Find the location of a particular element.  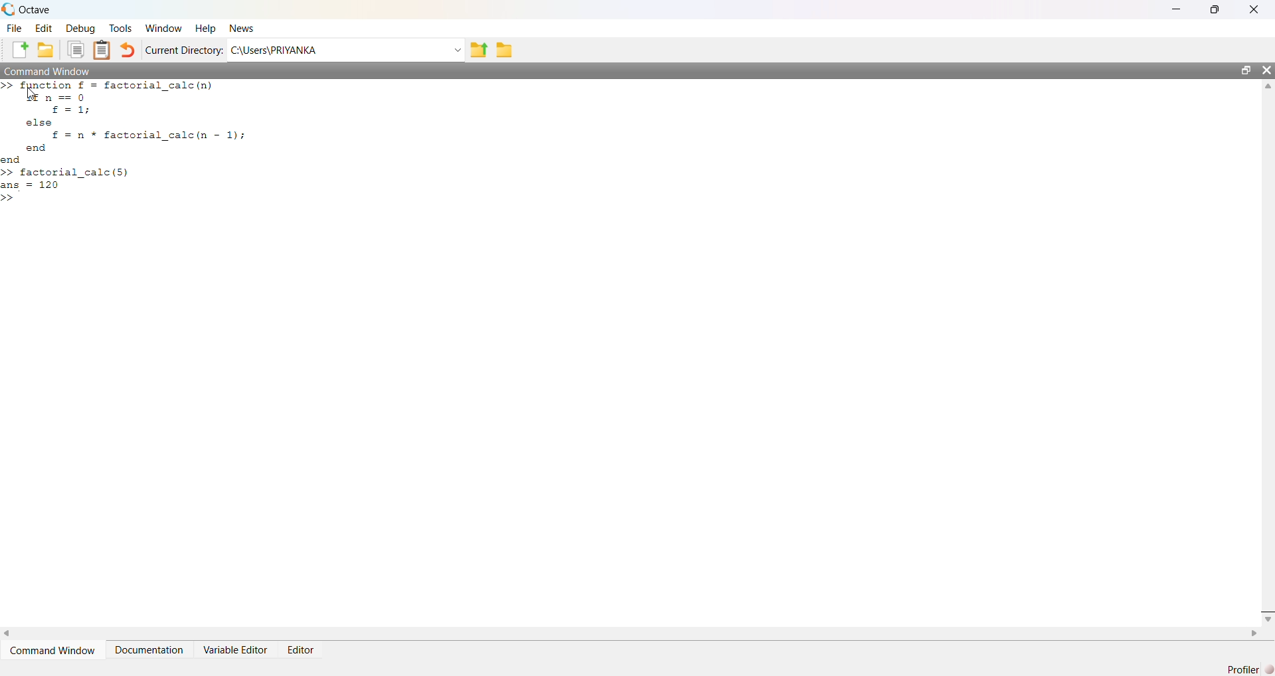

add folder is located at coordinates (46, 50).